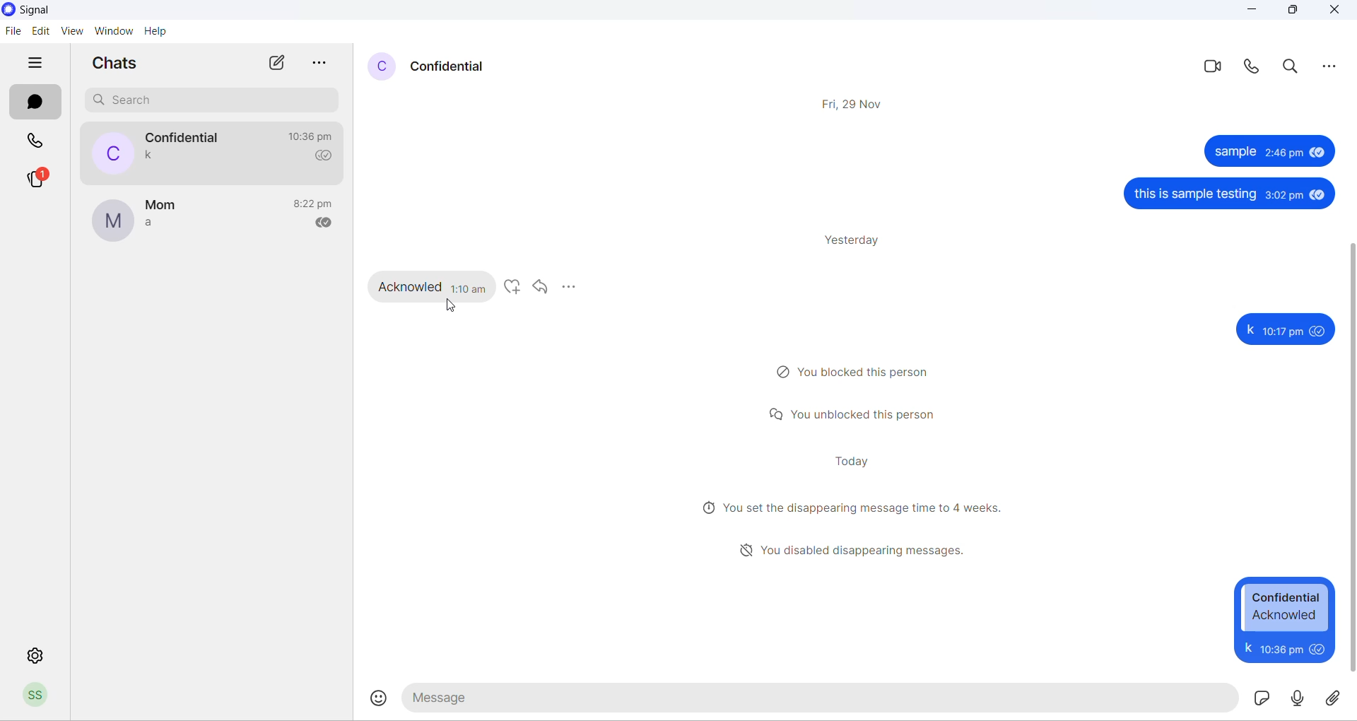 Image resolution: width=1357 pixels, height=721 pixels. Describe the element at coordinates (821, 698) in the screenshot. I see `message text area` at that location.